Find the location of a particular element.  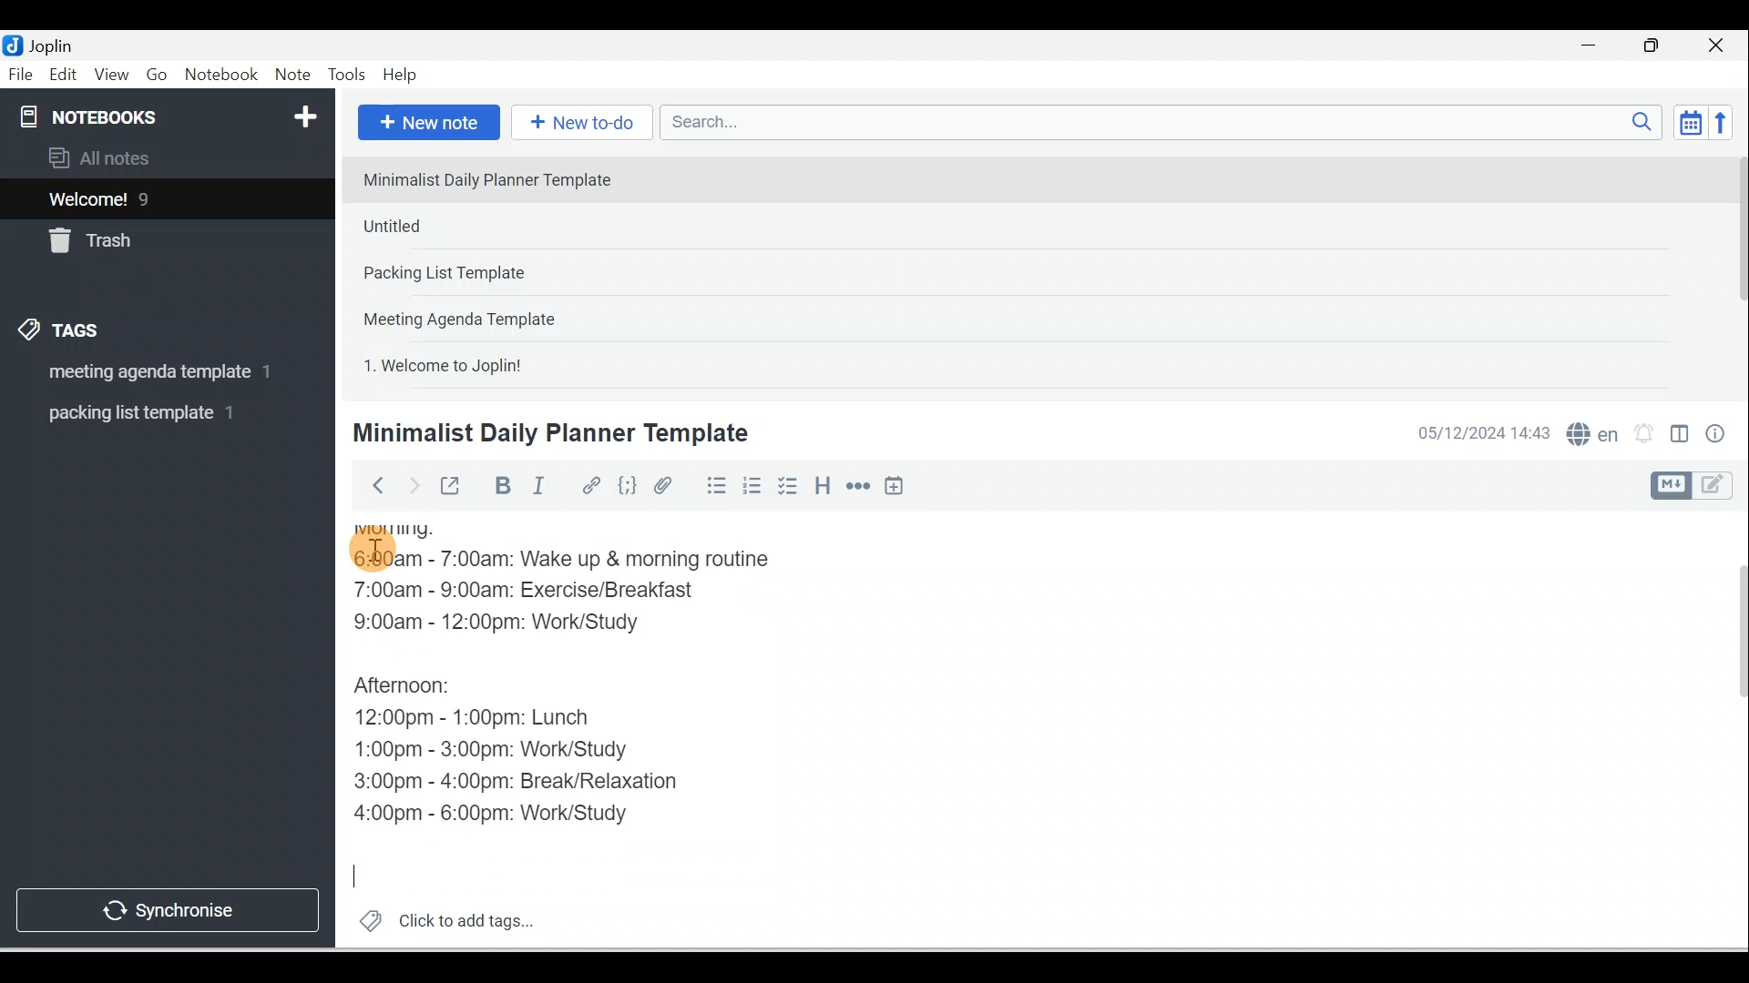

Minimalist Daily Planner Template is located at coordinates (547, 433).